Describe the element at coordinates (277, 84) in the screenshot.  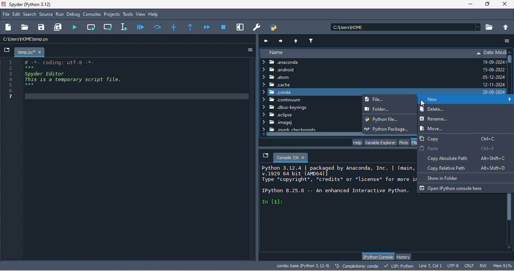
I see `cache` at that location.